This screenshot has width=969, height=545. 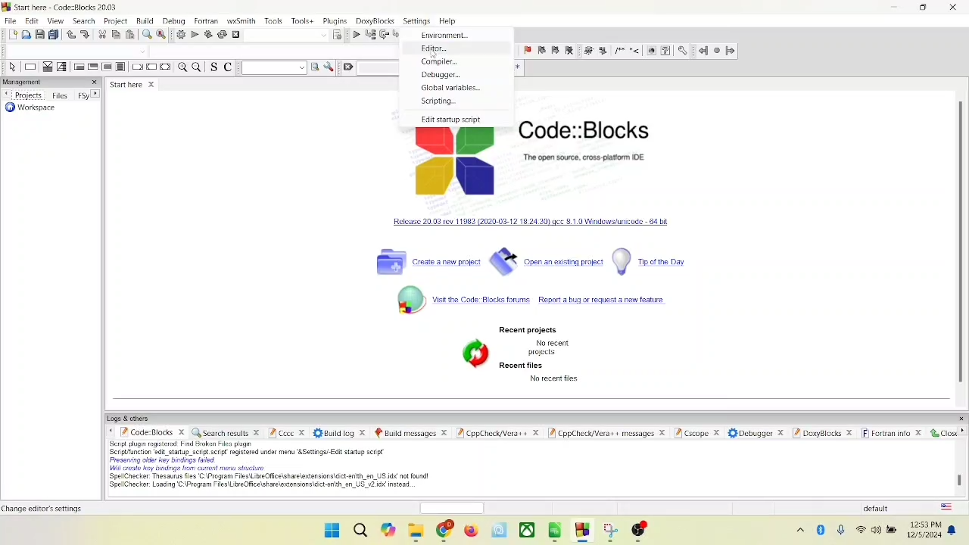 What do you see at coordinates (453, 87) in the screenshot?
I see `global variables` at bounding box center [453, 87].